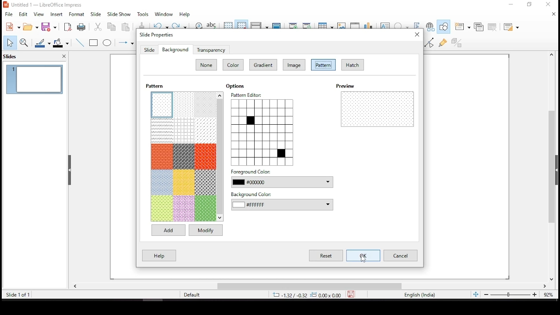 This screenshot has height=315, width=560. What do you see at coordinates (49, 28) in the screenshot?
I see `save` at bounding box center [49, 28].